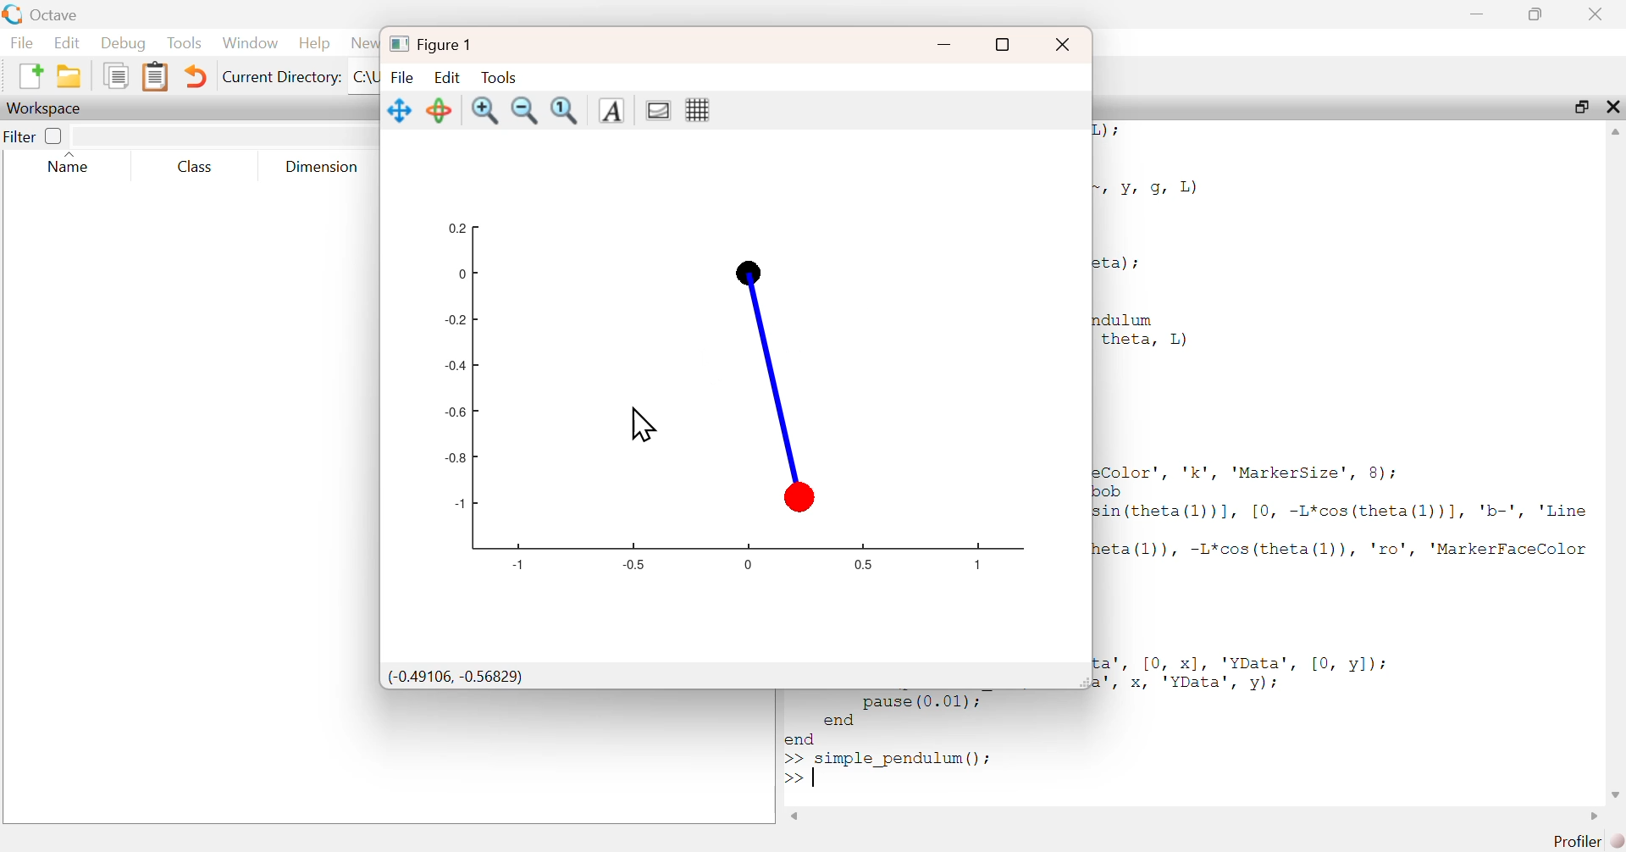 The height and width of the screenshot is (852, 1626). What do you see at coordinates (816, 780) in the screenshot?
I see `Tap text` at bounding box center [816, 780].